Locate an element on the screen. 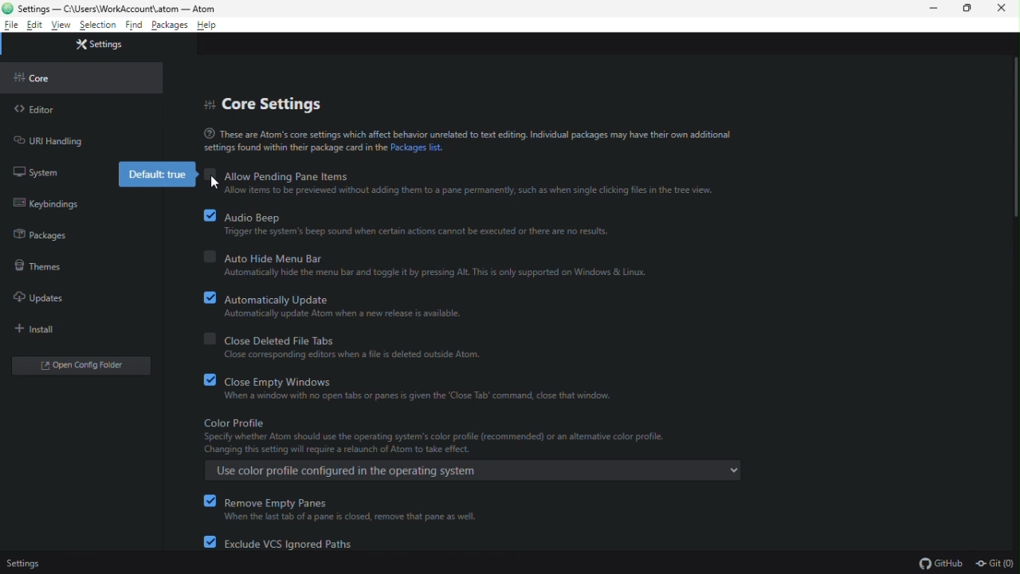 The width and height of the screenshot is (1020, 574). help is located at coordinates (212, 25).